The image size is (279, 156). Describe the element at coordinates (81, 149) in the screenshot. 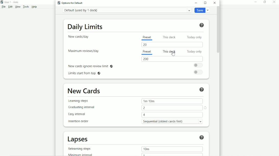

I see `Relearning steps` at that location.